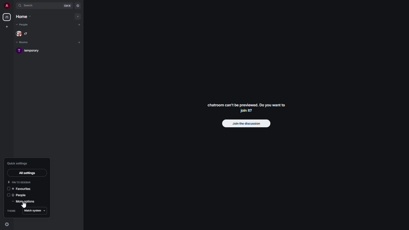  Describe the element at coordinates (31, 51) in the screenshot. I see `room` at that location.